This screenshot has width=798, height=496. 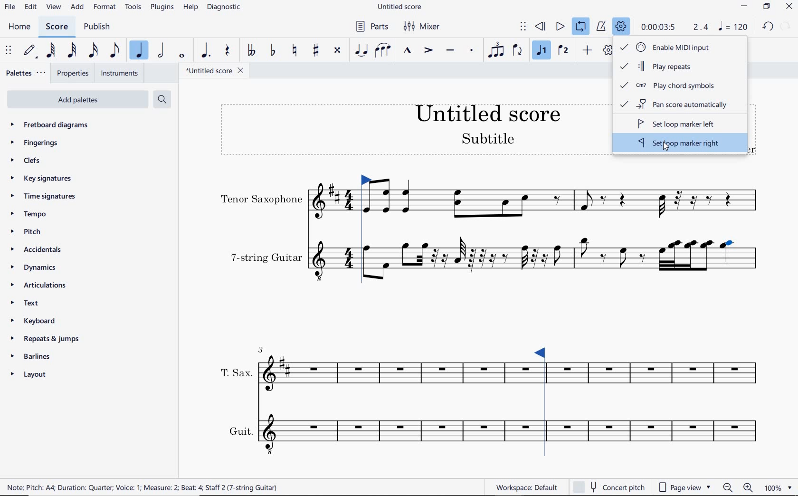 What do you see at coordinates (675, 67) in the screenshot?
I see `play repeats` at bounding box center [675, 67].